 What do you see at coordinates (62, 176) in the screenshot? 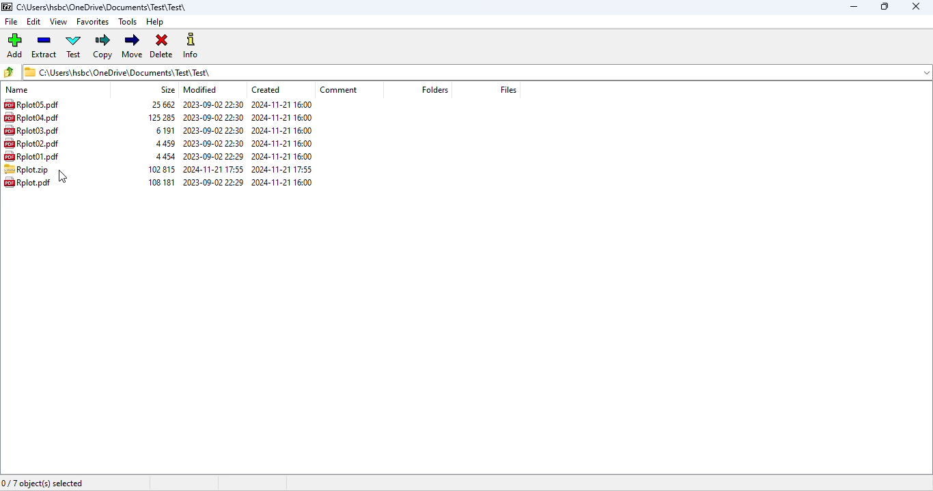
I see `cursor` at bounding box center [62, 176].